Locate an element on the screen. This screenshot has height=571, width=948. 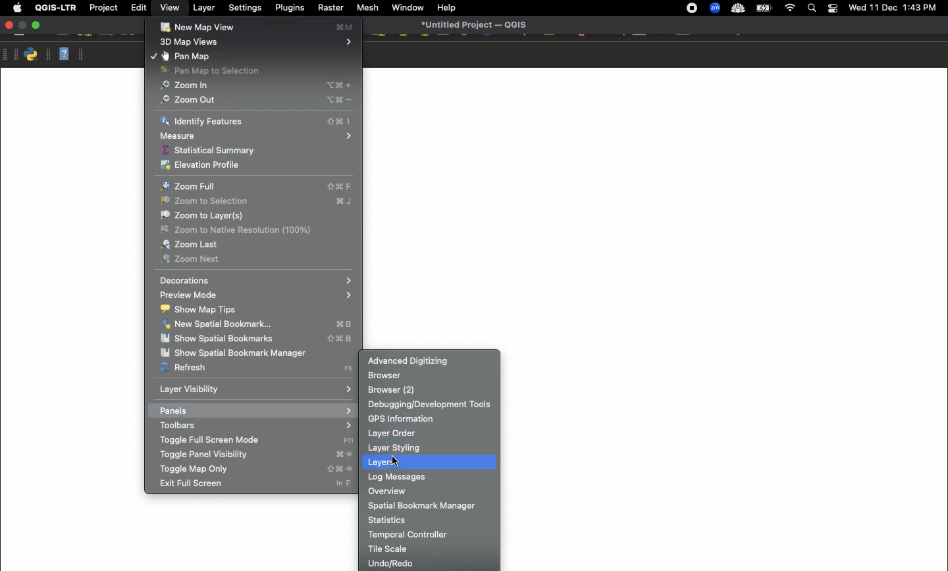
Search is located at coordinates (810, 9).